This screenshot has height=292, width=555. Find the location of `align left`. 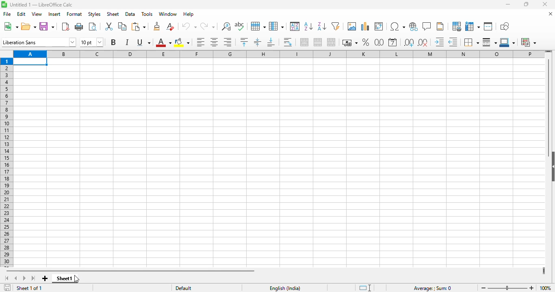

align left is located at coordinates (201, 42).